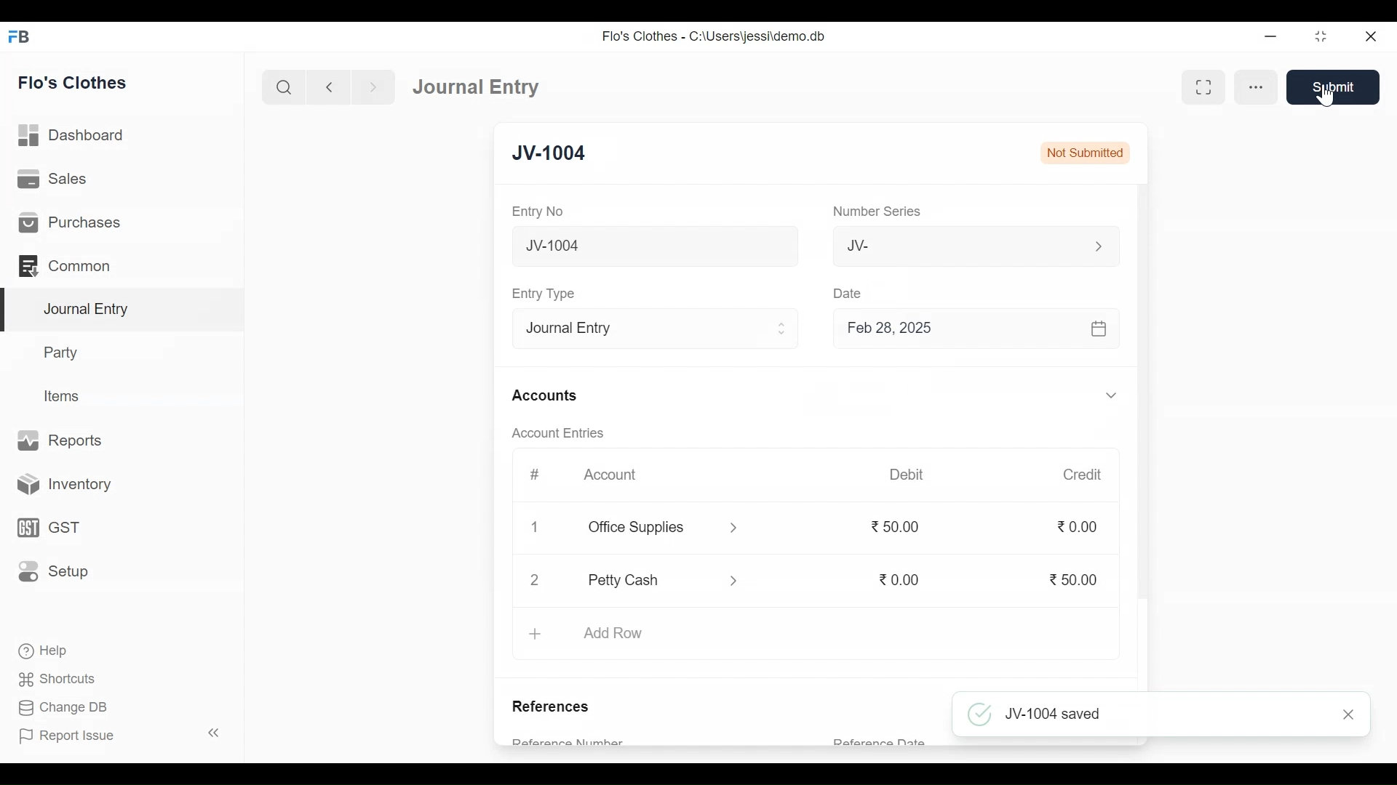 Image resolution: width=1397 pixels, height=785 pixels. What do you see at coordinates (1324, 95) in the screenshot?
I see `Cursor` at bounding box center [1324, 95].